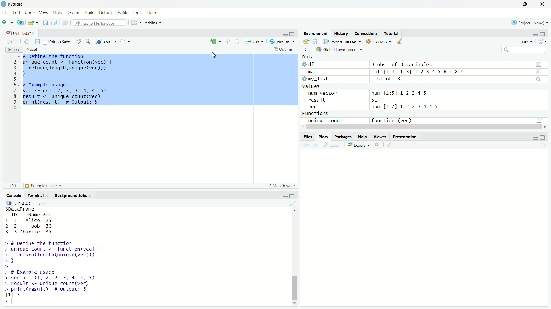  What do you see at coordinates (215, 55) in the screenshot?
I see `cursor` at bounding box center [215, 55].